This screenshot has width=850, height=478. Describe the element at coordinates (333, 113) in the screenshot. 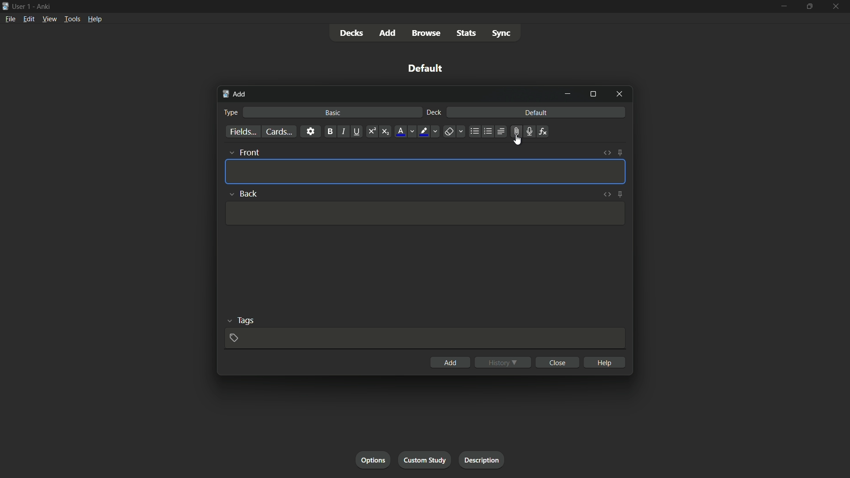

I see `basic` at that location.